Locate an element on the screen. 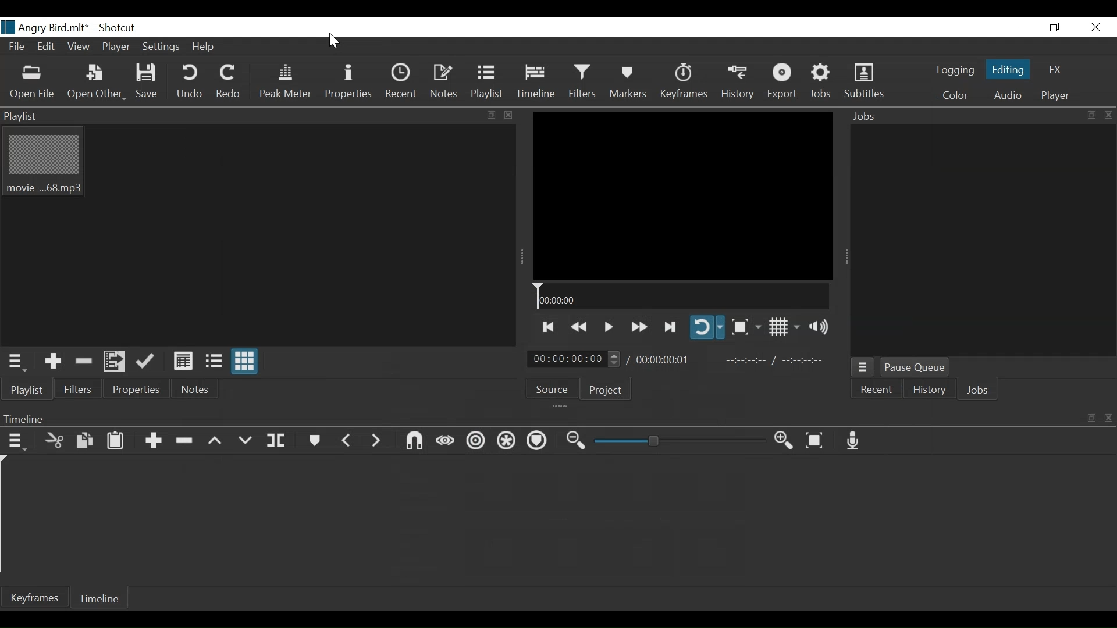 This screenshot has height=628, width=1117. History is located at coordinates (737, 82).